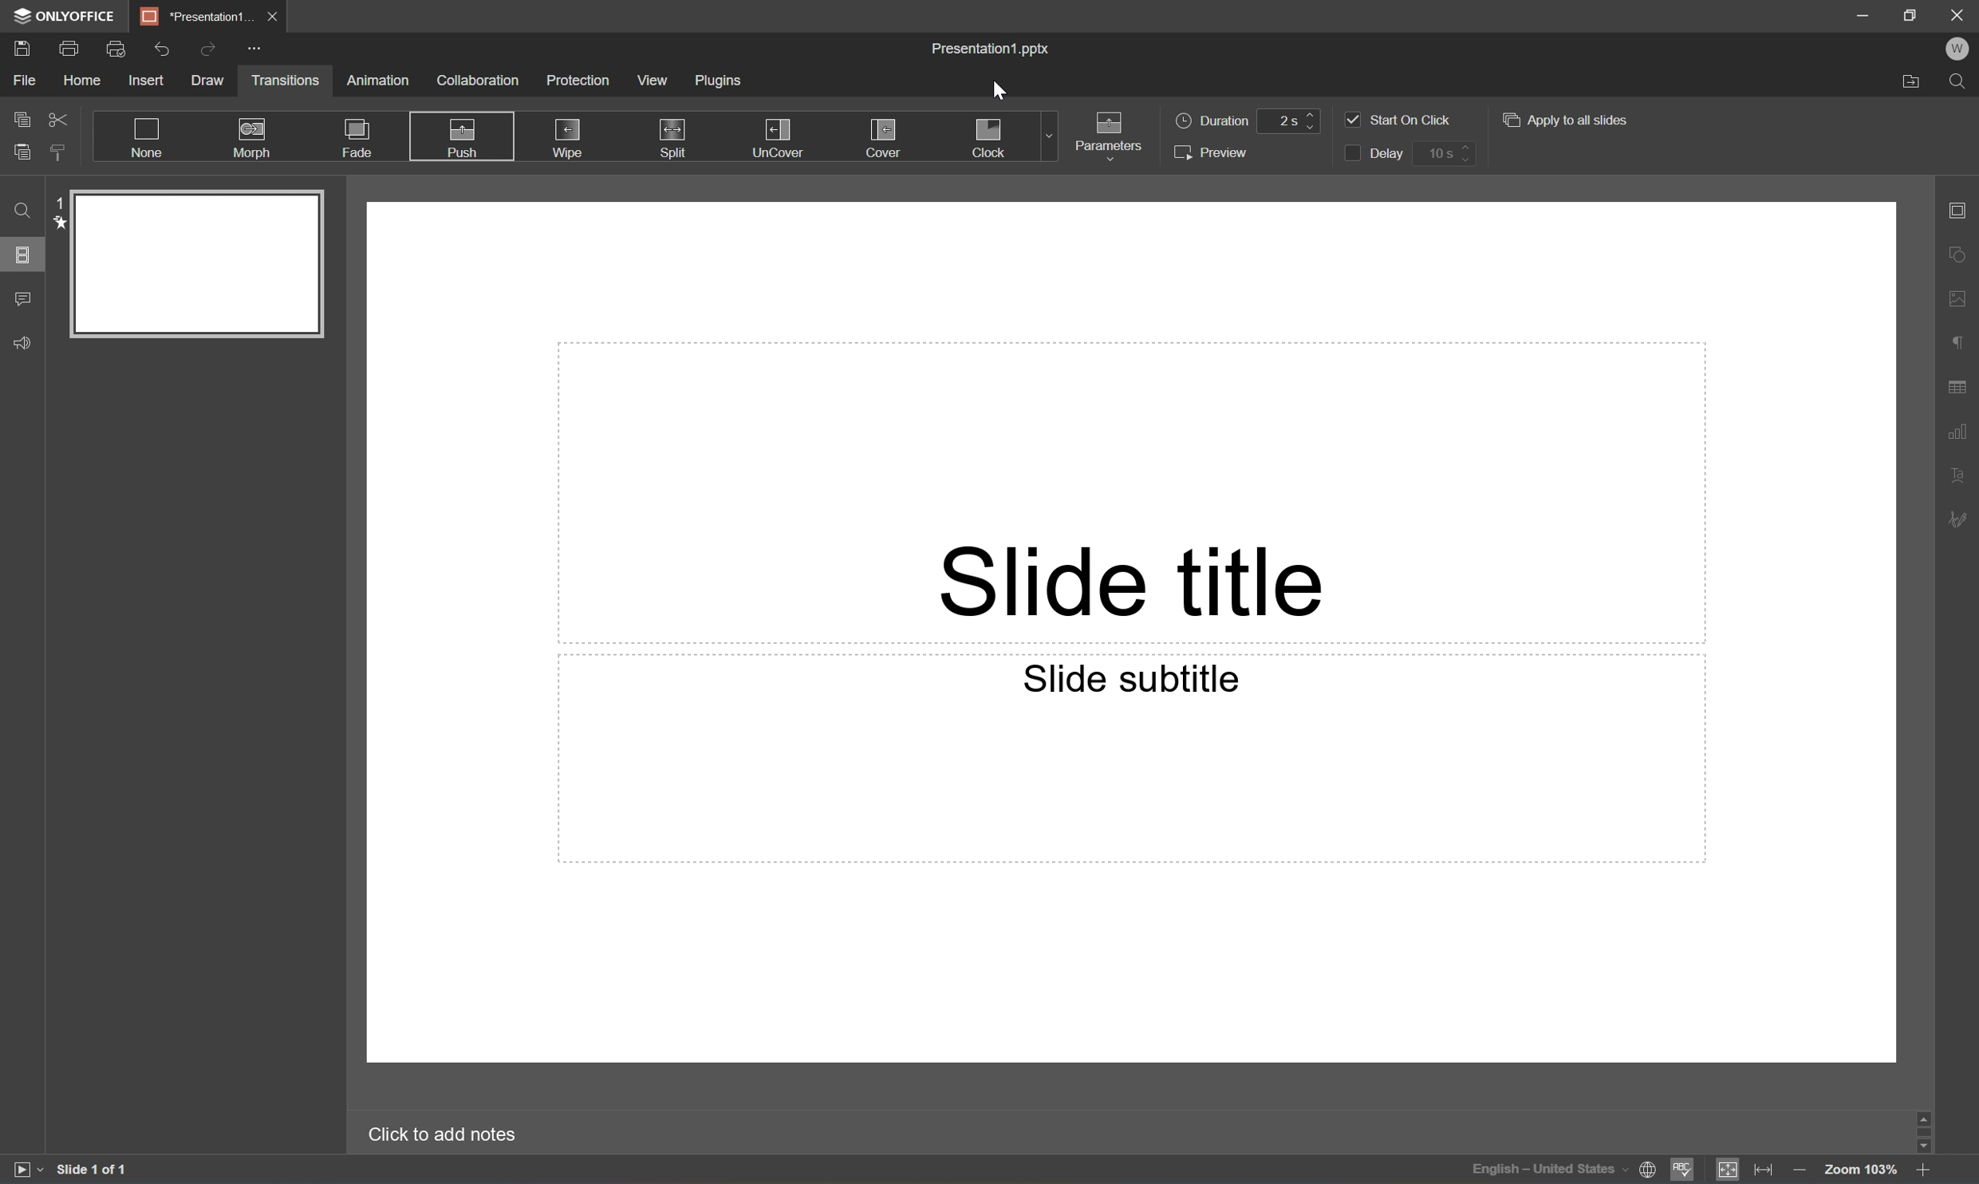 The height and width of the screenshot is (1184, 1979). What do you see at coordinates (188, 263) in the screenshot?
I see `Slide 1` at bounding box center [188, 263].